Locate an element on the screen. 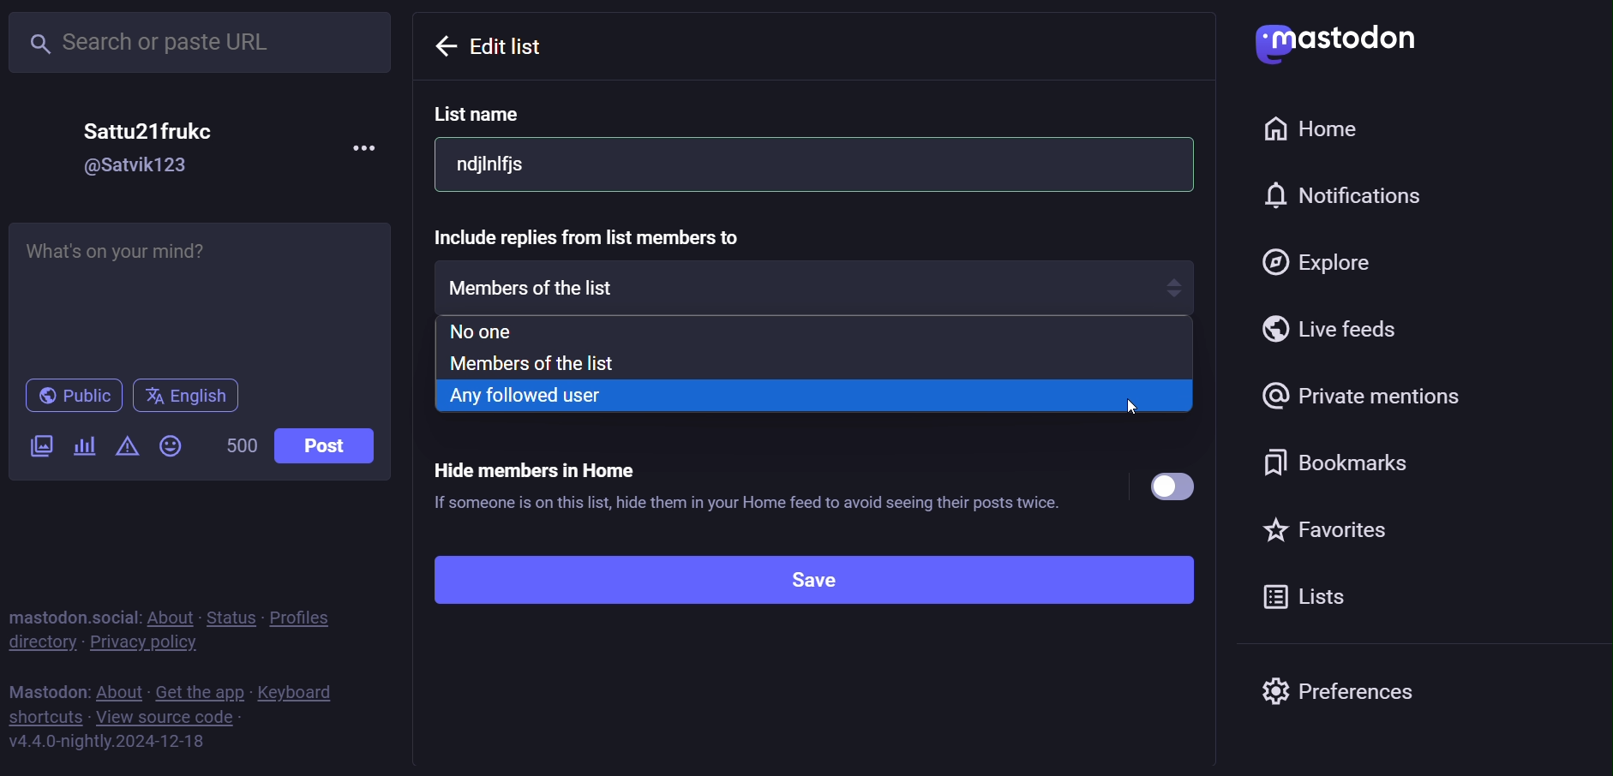  public is located at coordinates (71, 395).